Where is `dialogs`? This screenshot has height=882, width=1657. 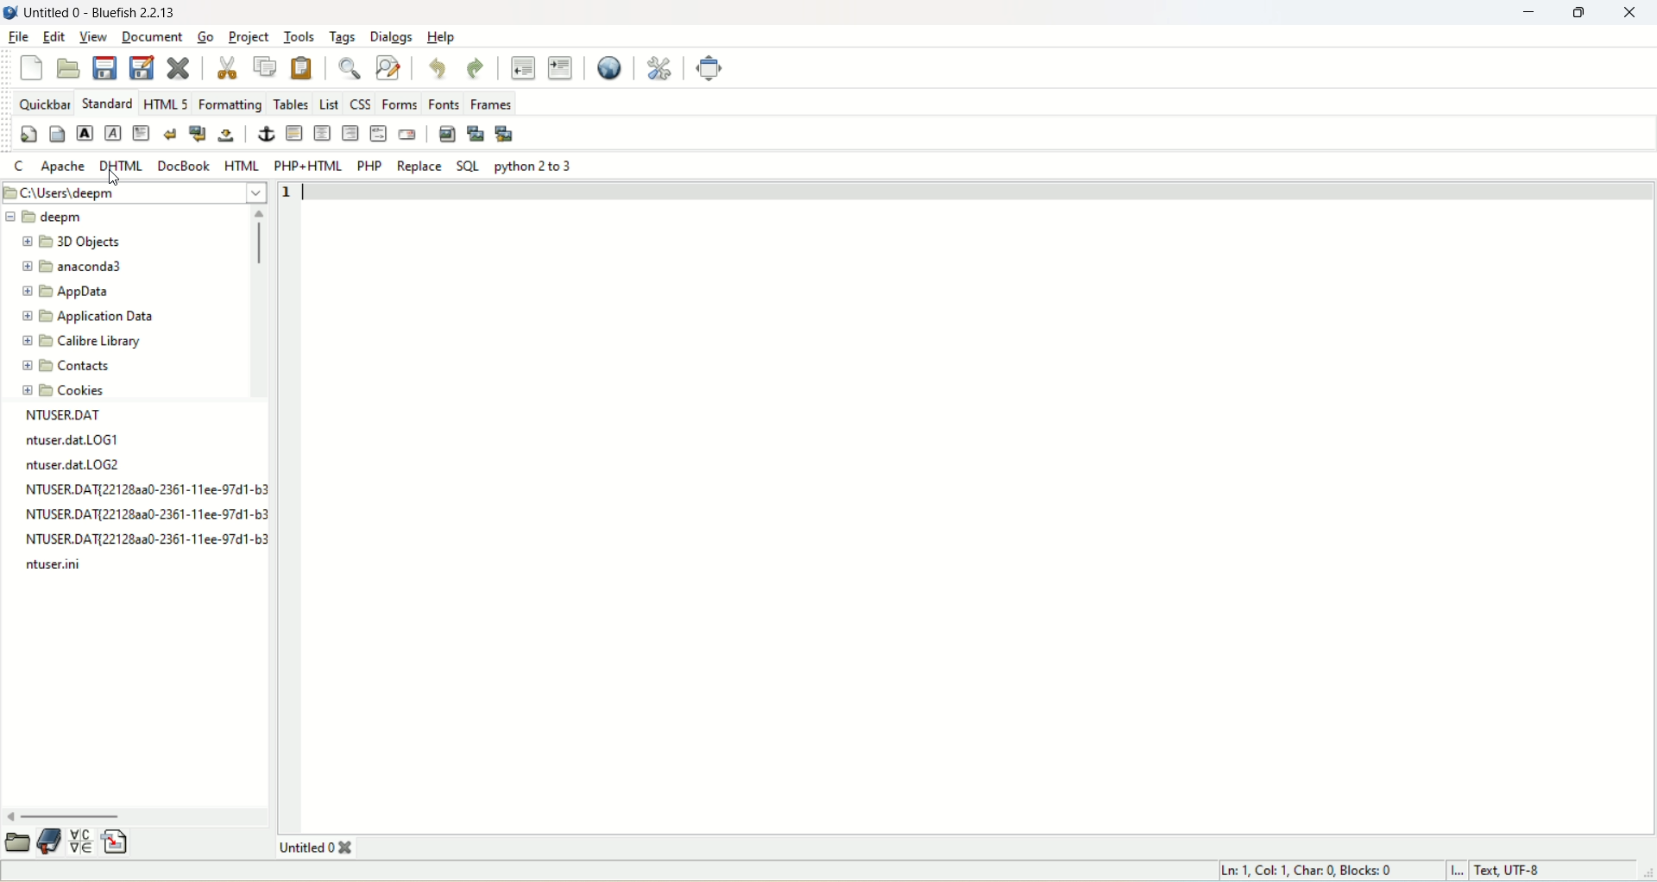 dialogs is located at coordinates (390, 36).